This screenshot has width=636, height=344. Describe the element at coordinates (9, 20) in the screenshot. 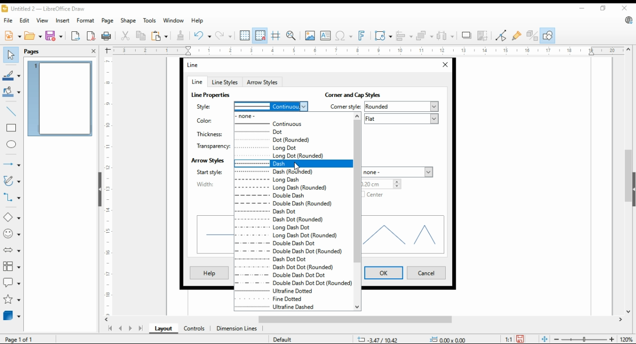

I see `file` at that location.